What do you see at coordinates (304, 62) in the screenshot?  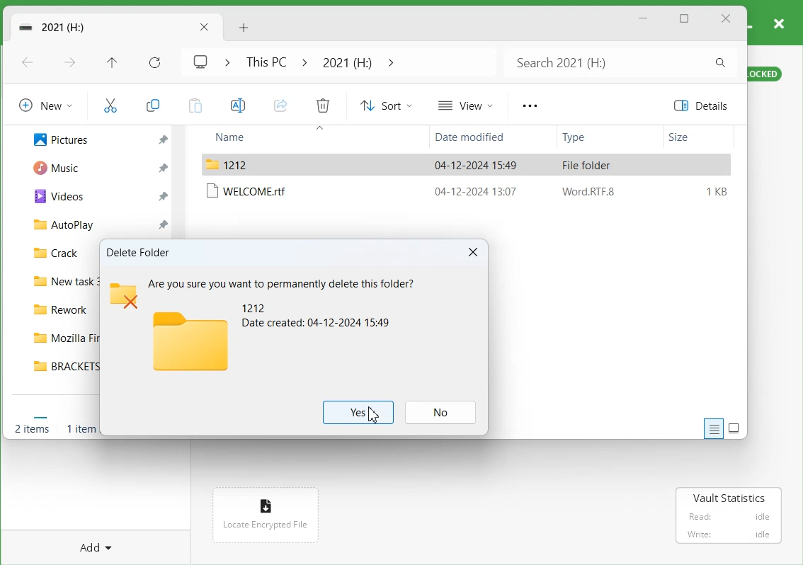 I see `Drop down box` at bounding box center [304, 62].